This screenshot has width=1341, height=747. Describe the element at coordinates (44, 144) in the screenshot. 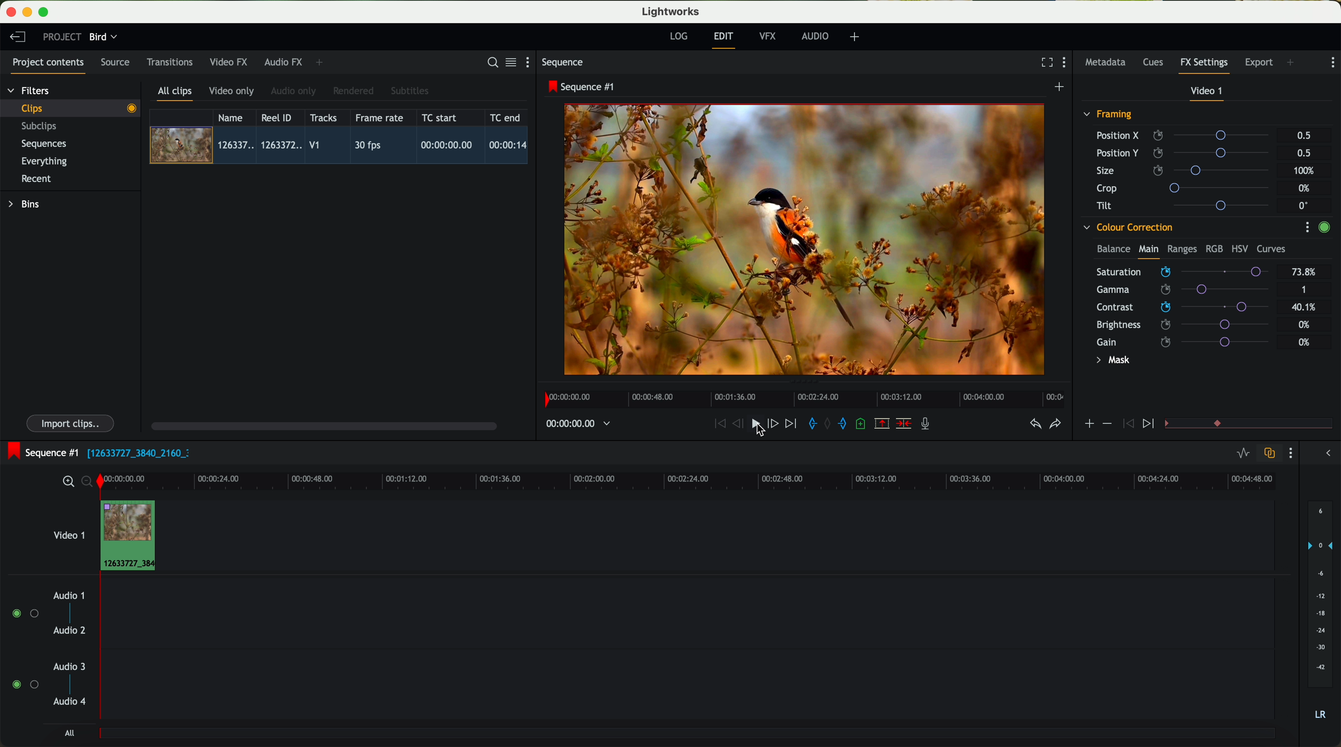

I see `sequences` at that location.